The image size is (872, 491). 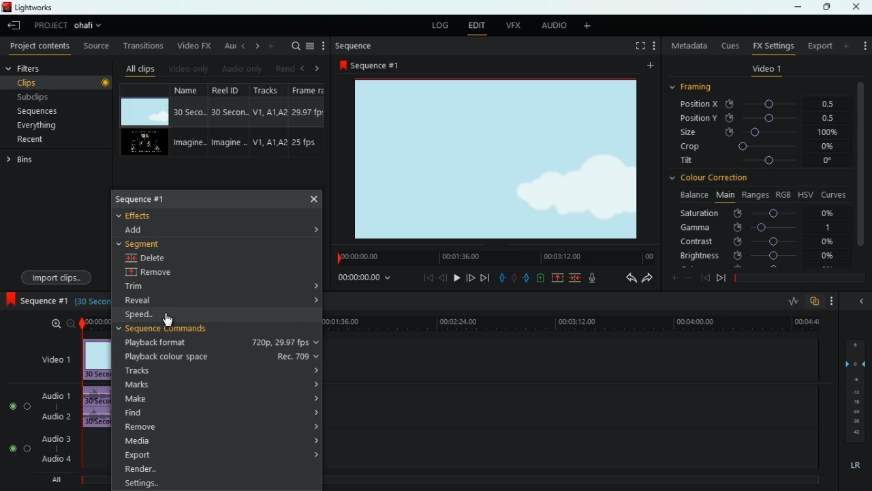 What do you see at coordinates (266, 121) in the screenshot?
I see `tracks` at bounding box center [266, 121].